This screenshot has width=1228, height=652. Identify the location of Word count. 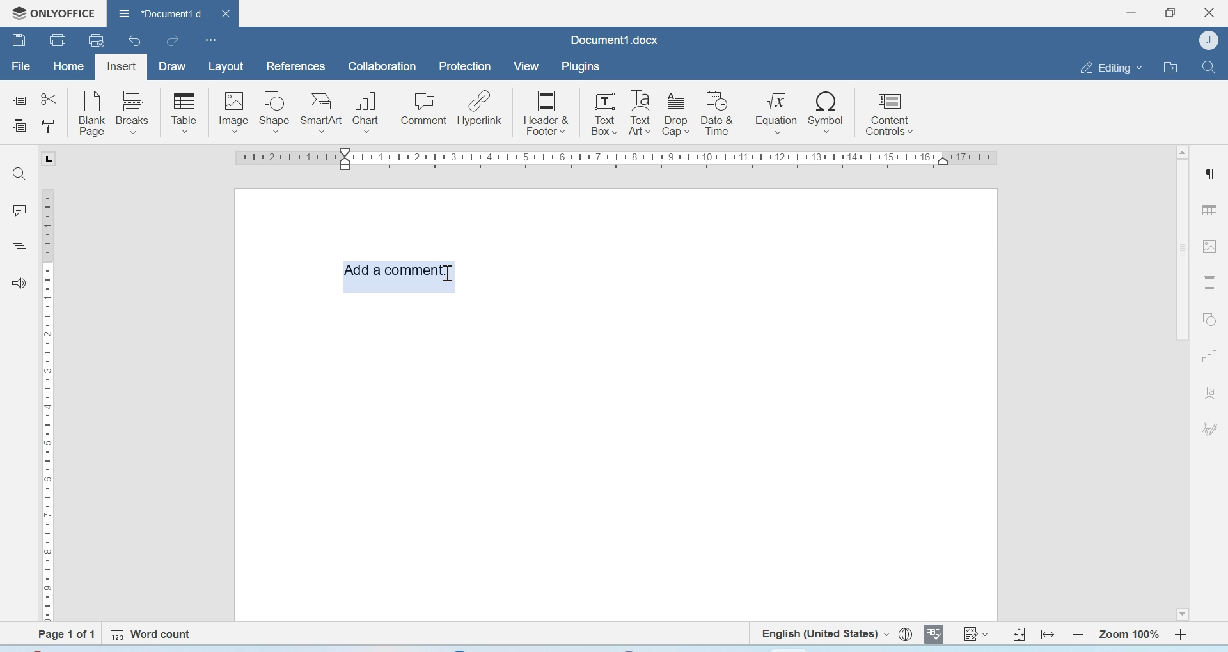
(153, 634).